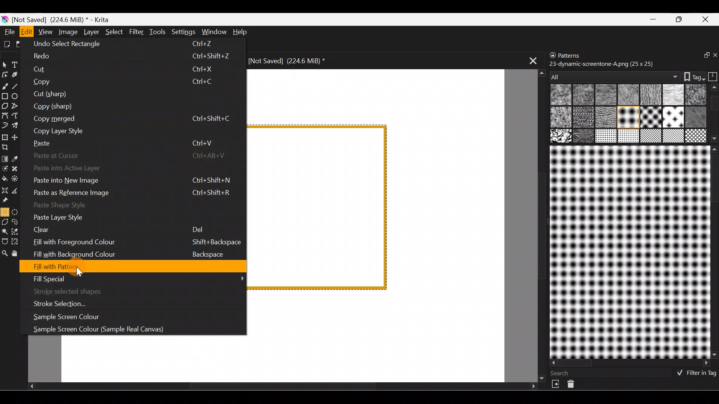 The height and width of the screenshot is (404, 719). What do you see at coordinates (697, 116) in the screenshot?
I see `13 drawed_swirl.png` at bounding box center [697, 116].